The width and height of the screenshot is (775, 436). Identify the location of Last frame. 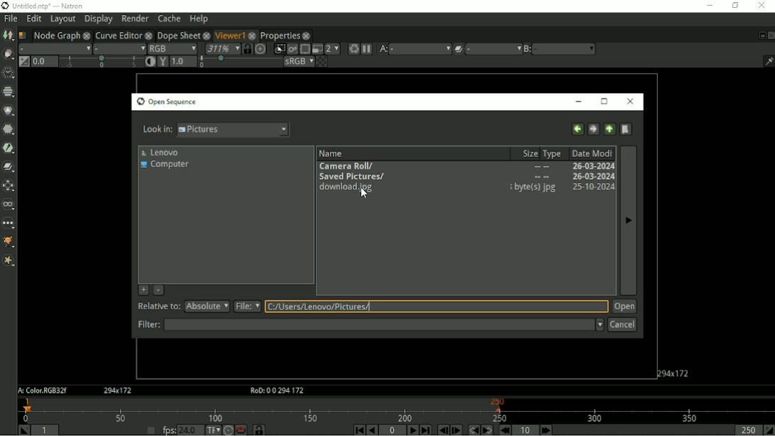
(426, 430).